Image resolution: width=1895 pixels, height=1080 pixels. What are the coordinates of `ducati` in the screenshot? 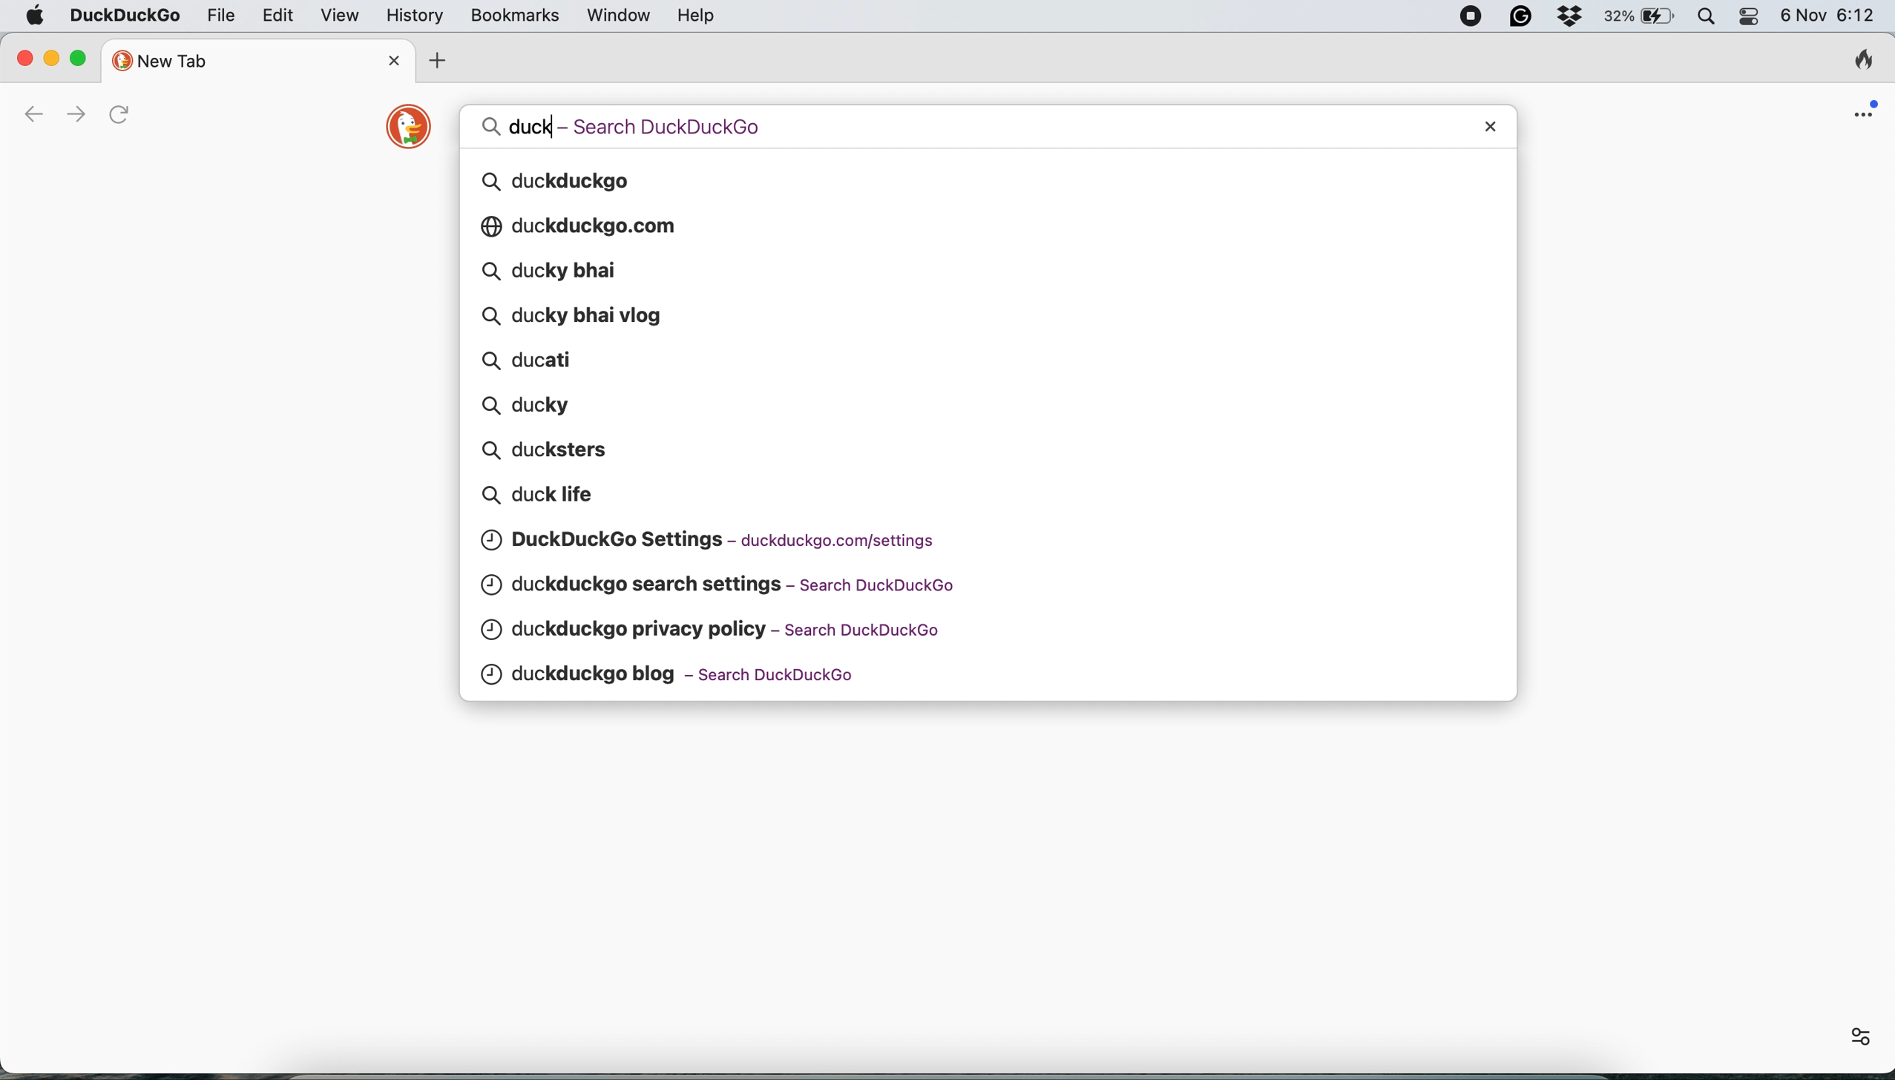 It's located at (542, 360).